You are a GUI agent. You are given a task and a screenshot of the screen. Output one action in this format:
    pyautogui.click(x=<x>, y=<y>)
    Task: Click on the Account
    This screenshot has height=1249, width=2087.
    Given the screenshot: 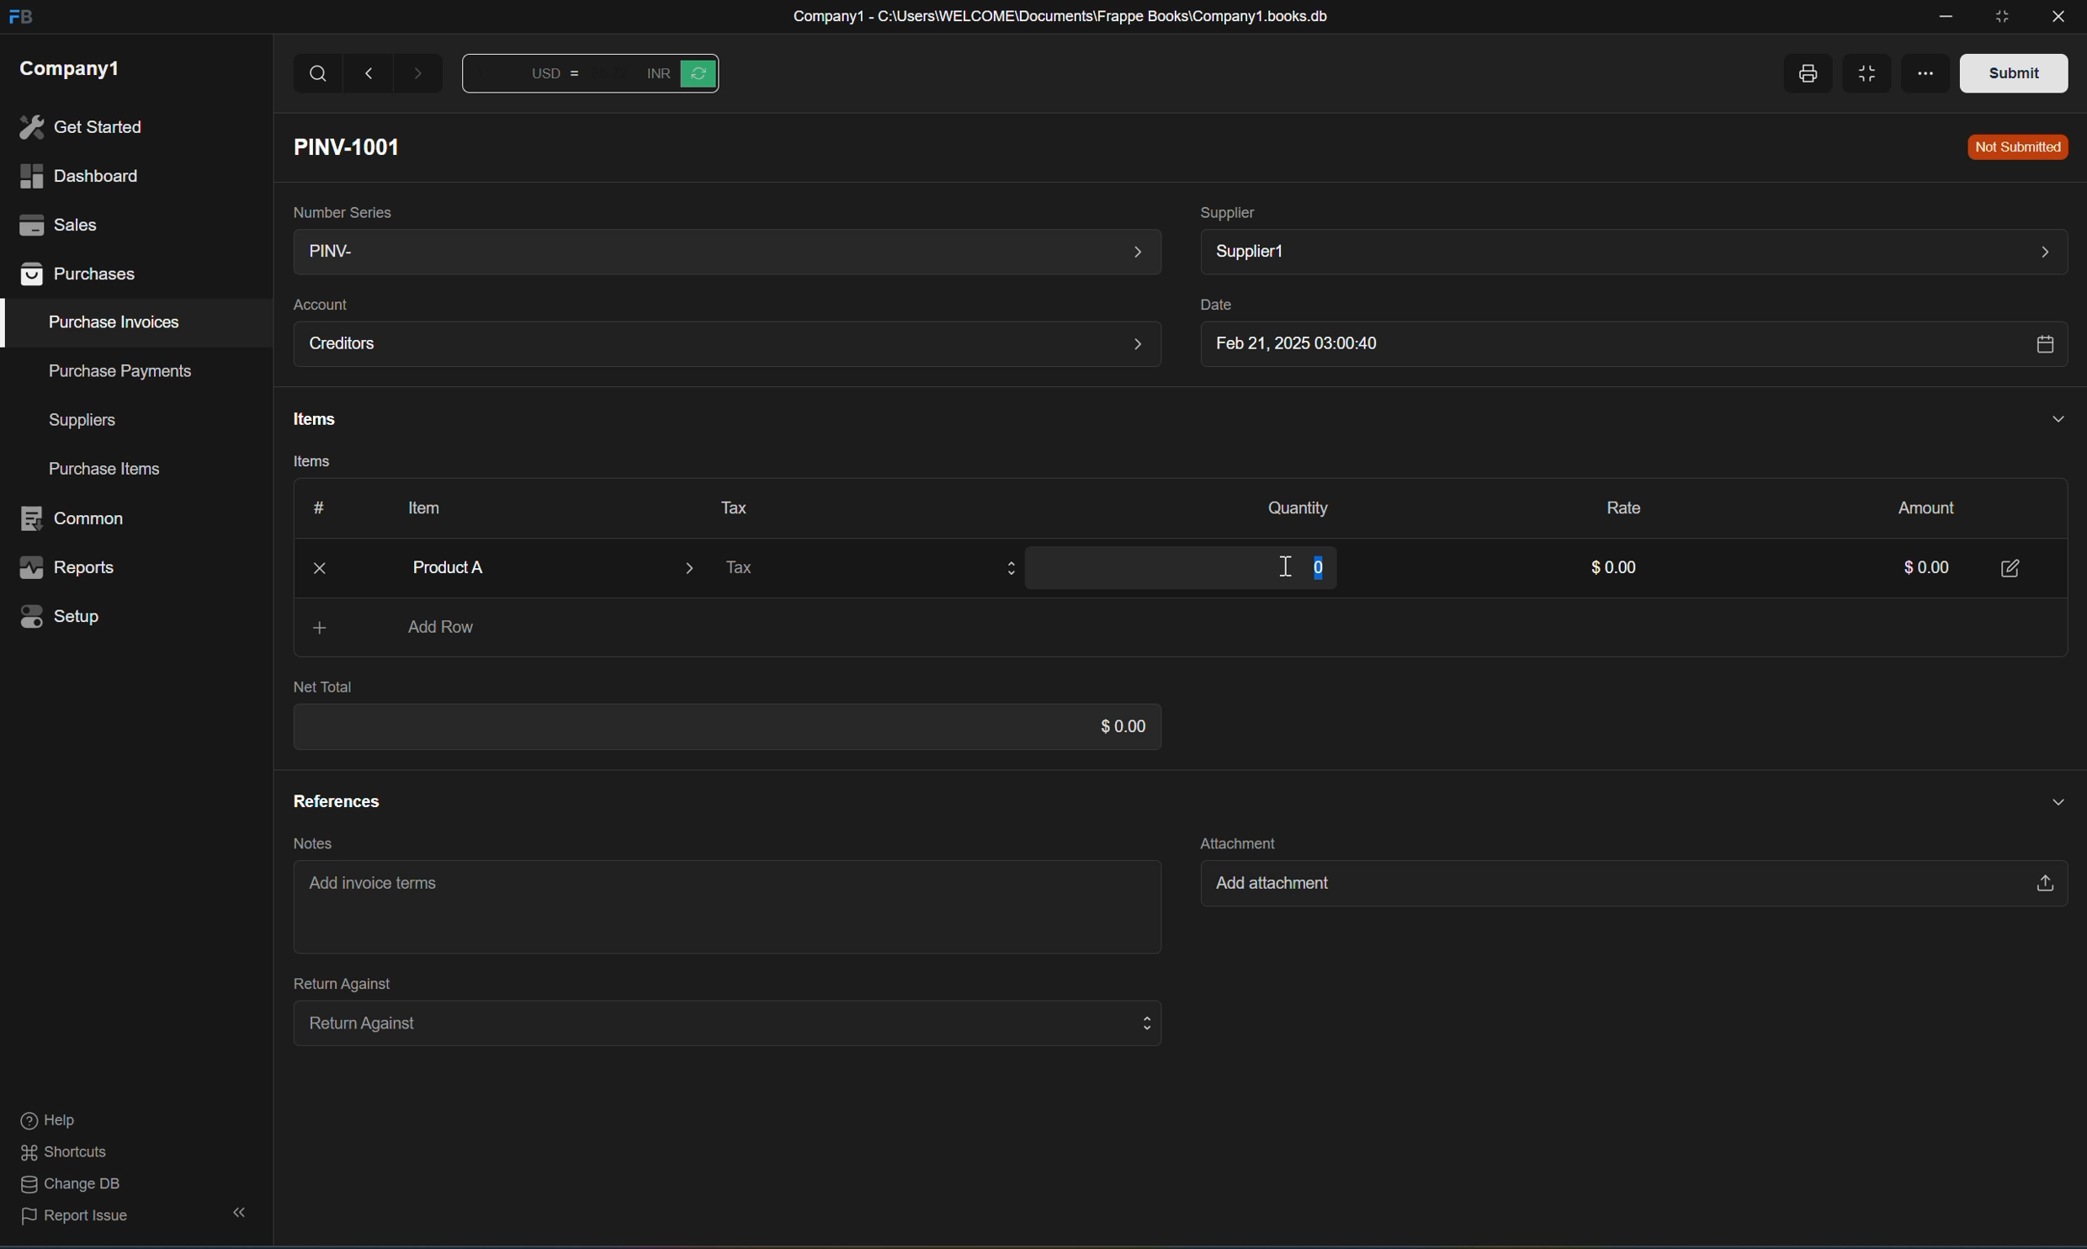 What is the action you would take?
    pyautogui.click(x=320, y=305)
    